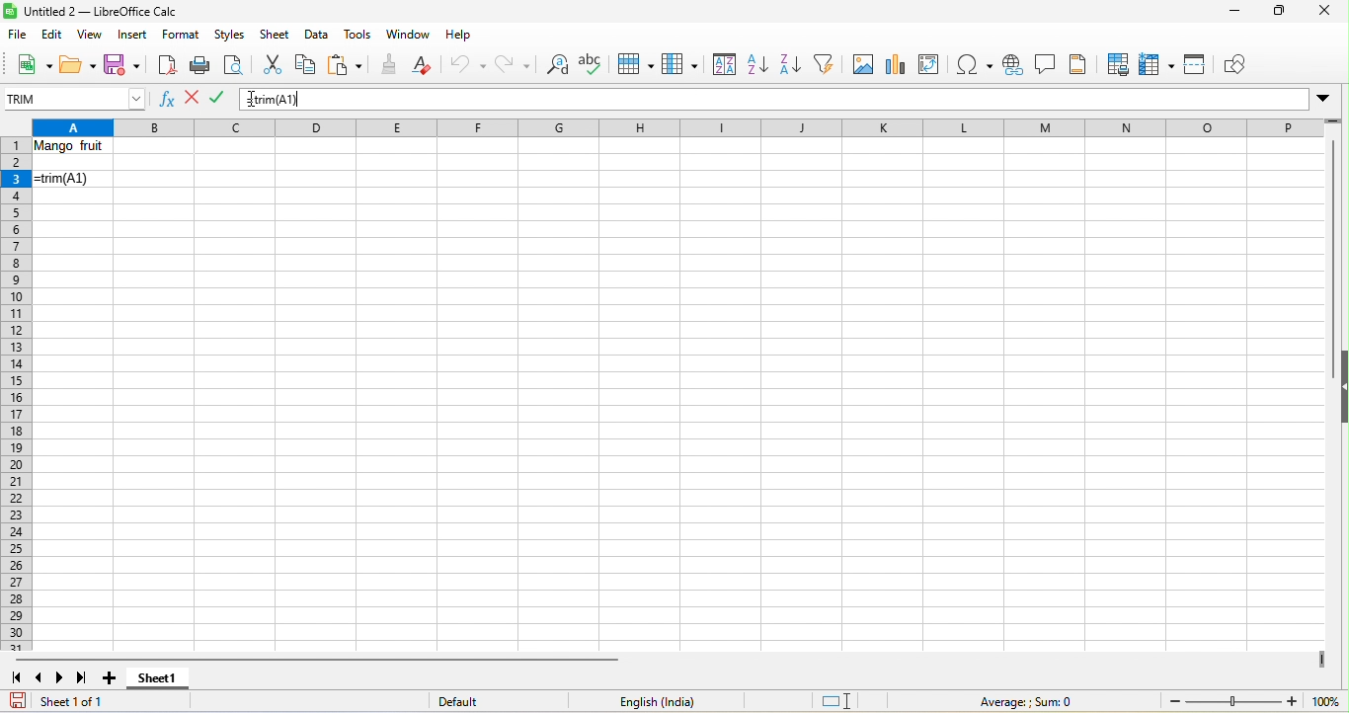  I want to click on export directly as pdf, so click(166, 63).